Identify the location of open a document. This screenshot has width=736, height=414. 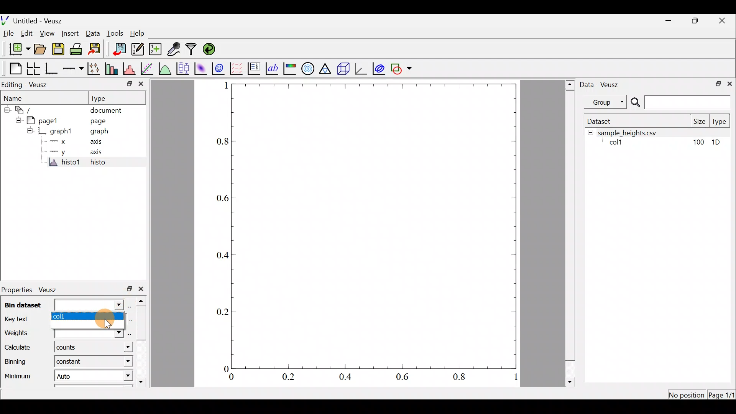
(39, 50).